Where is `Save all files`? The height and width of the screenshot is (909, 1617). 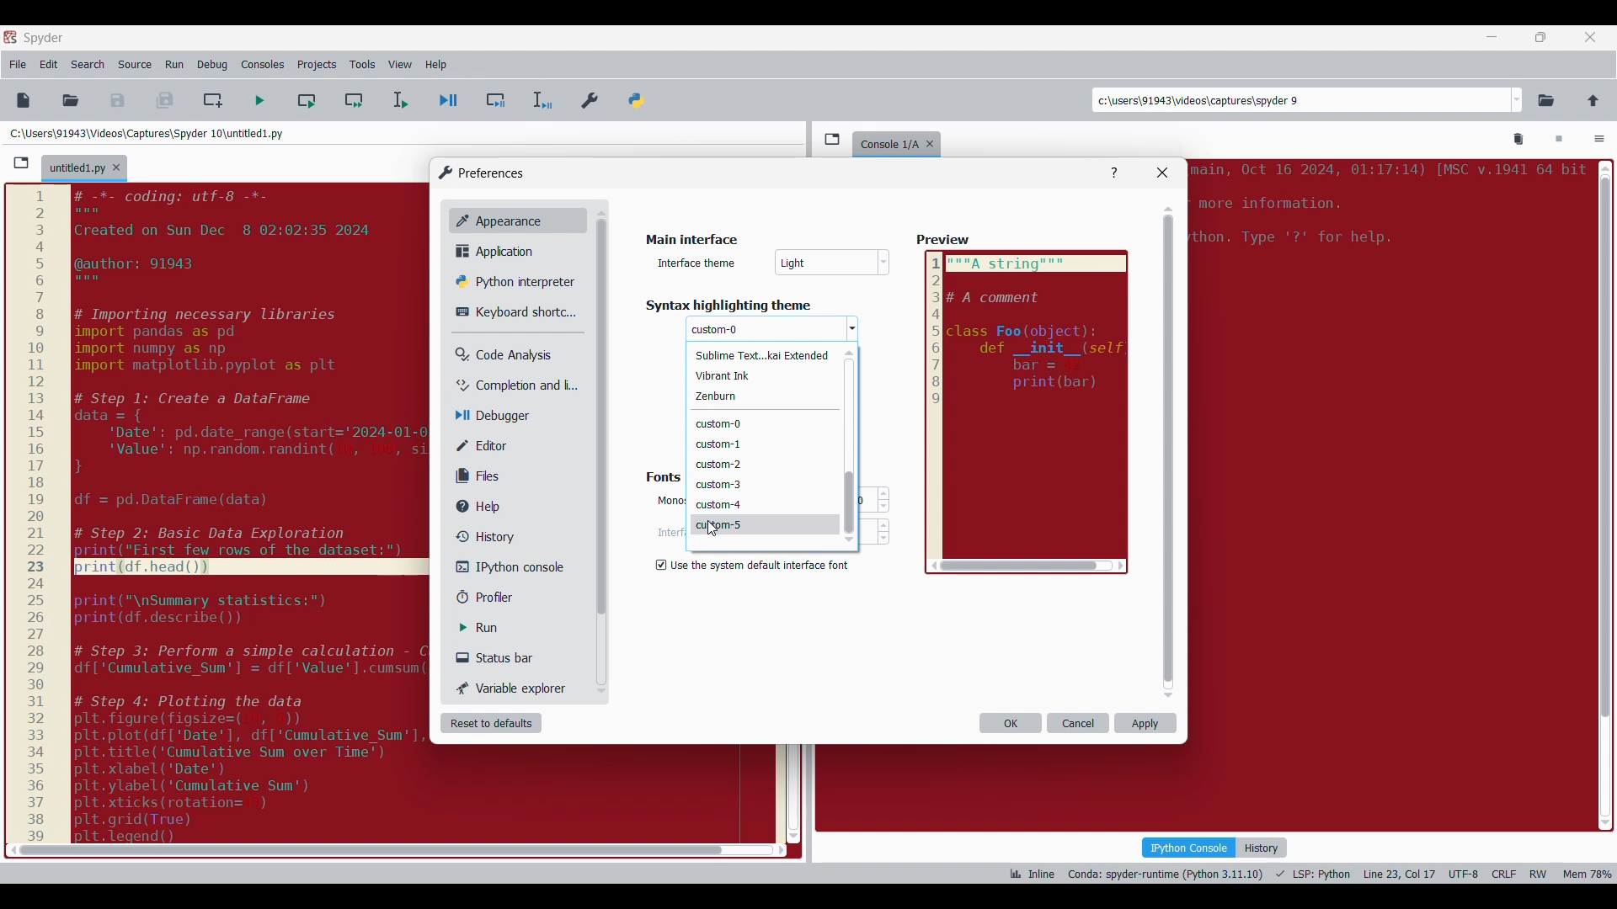
Save all files is located at coordinates (164, 100).